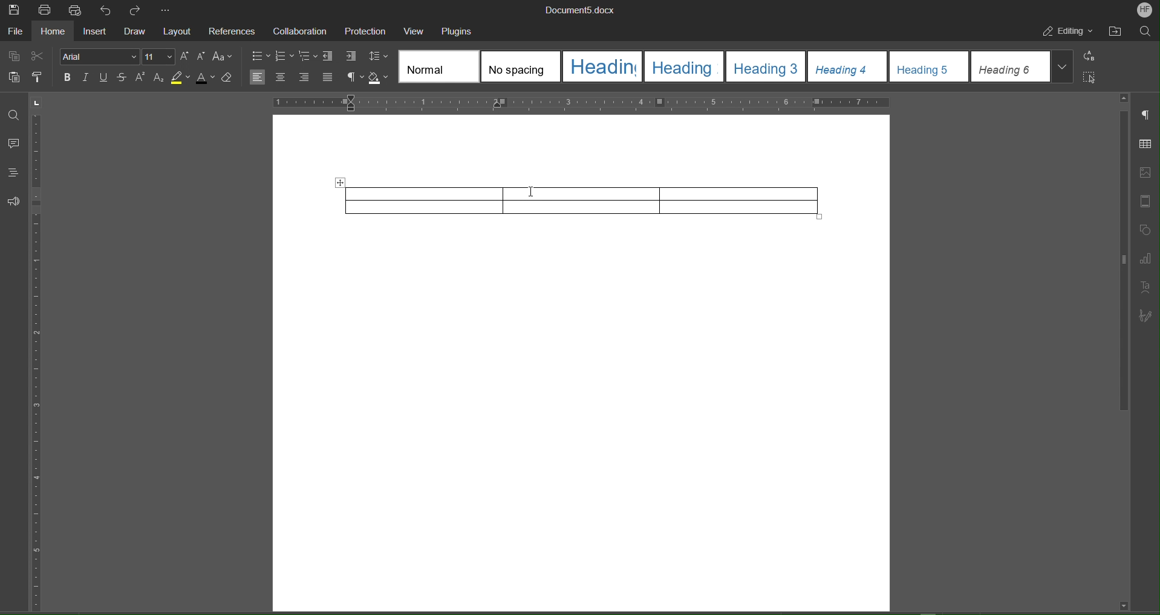 This screenshot has height=615, width=1160. I want to click on Image Settings, so click(1147, 169).